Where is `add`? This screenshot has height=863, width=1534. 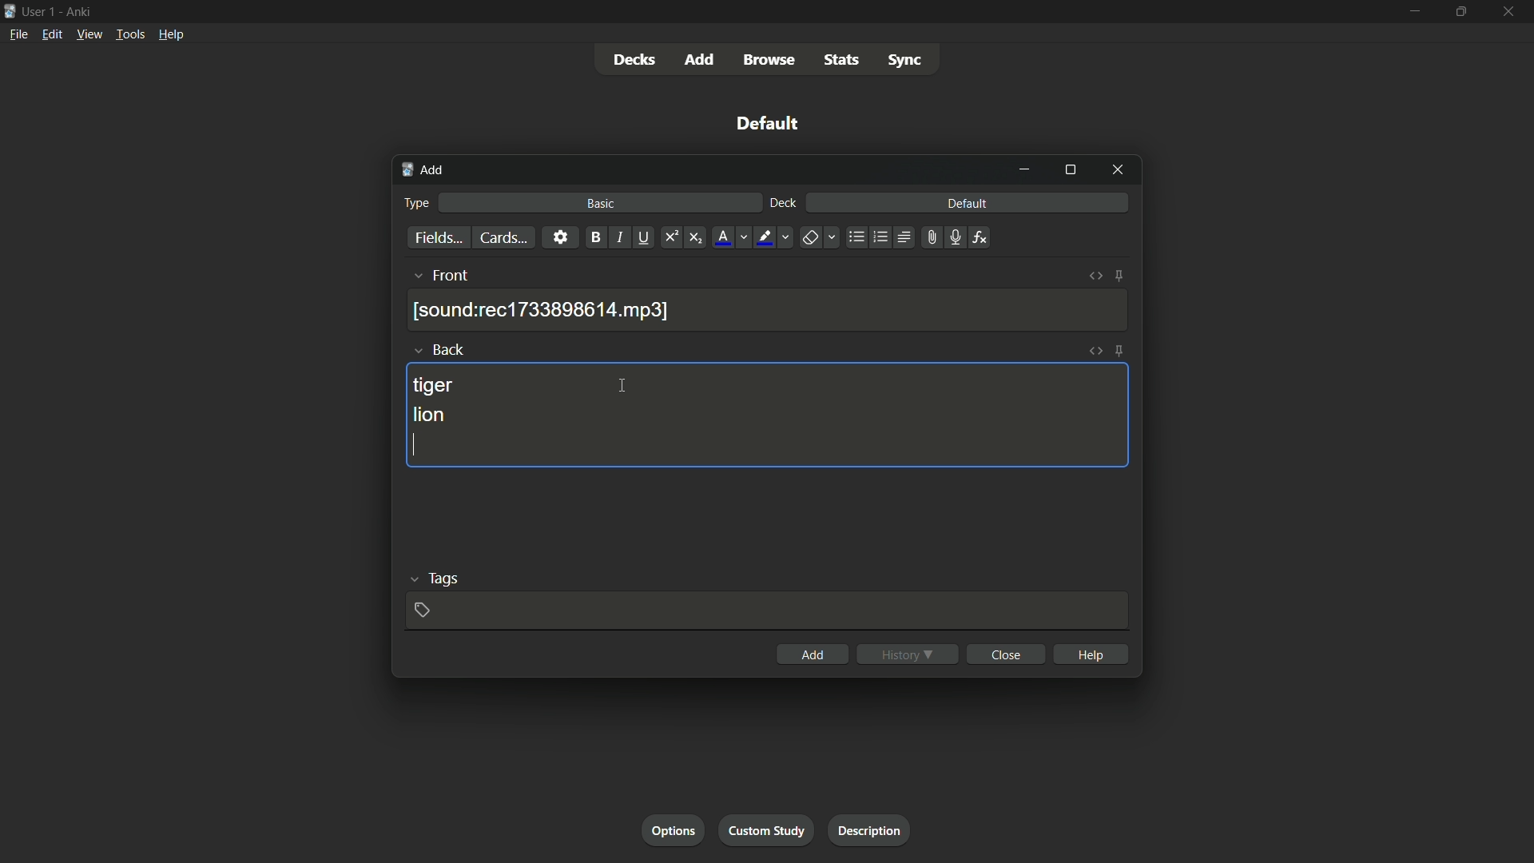
add is located at coordinates (423, 171).